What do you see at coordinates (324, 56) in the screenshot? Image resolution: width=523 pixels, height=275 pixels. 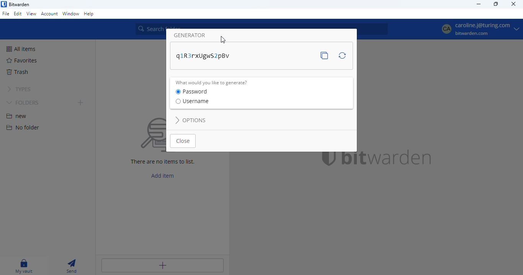 I see `copy password` at bounding box center [324, 56].